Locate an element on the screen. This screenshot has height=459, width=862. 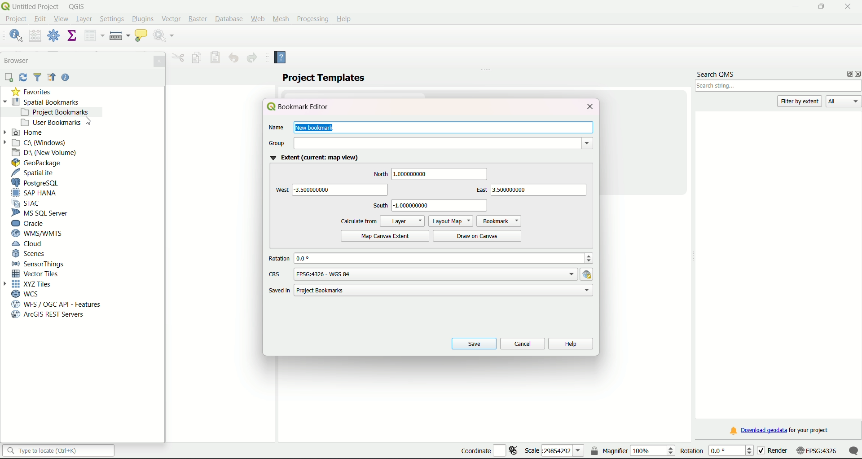
Help is located at coordinates (66, 78).